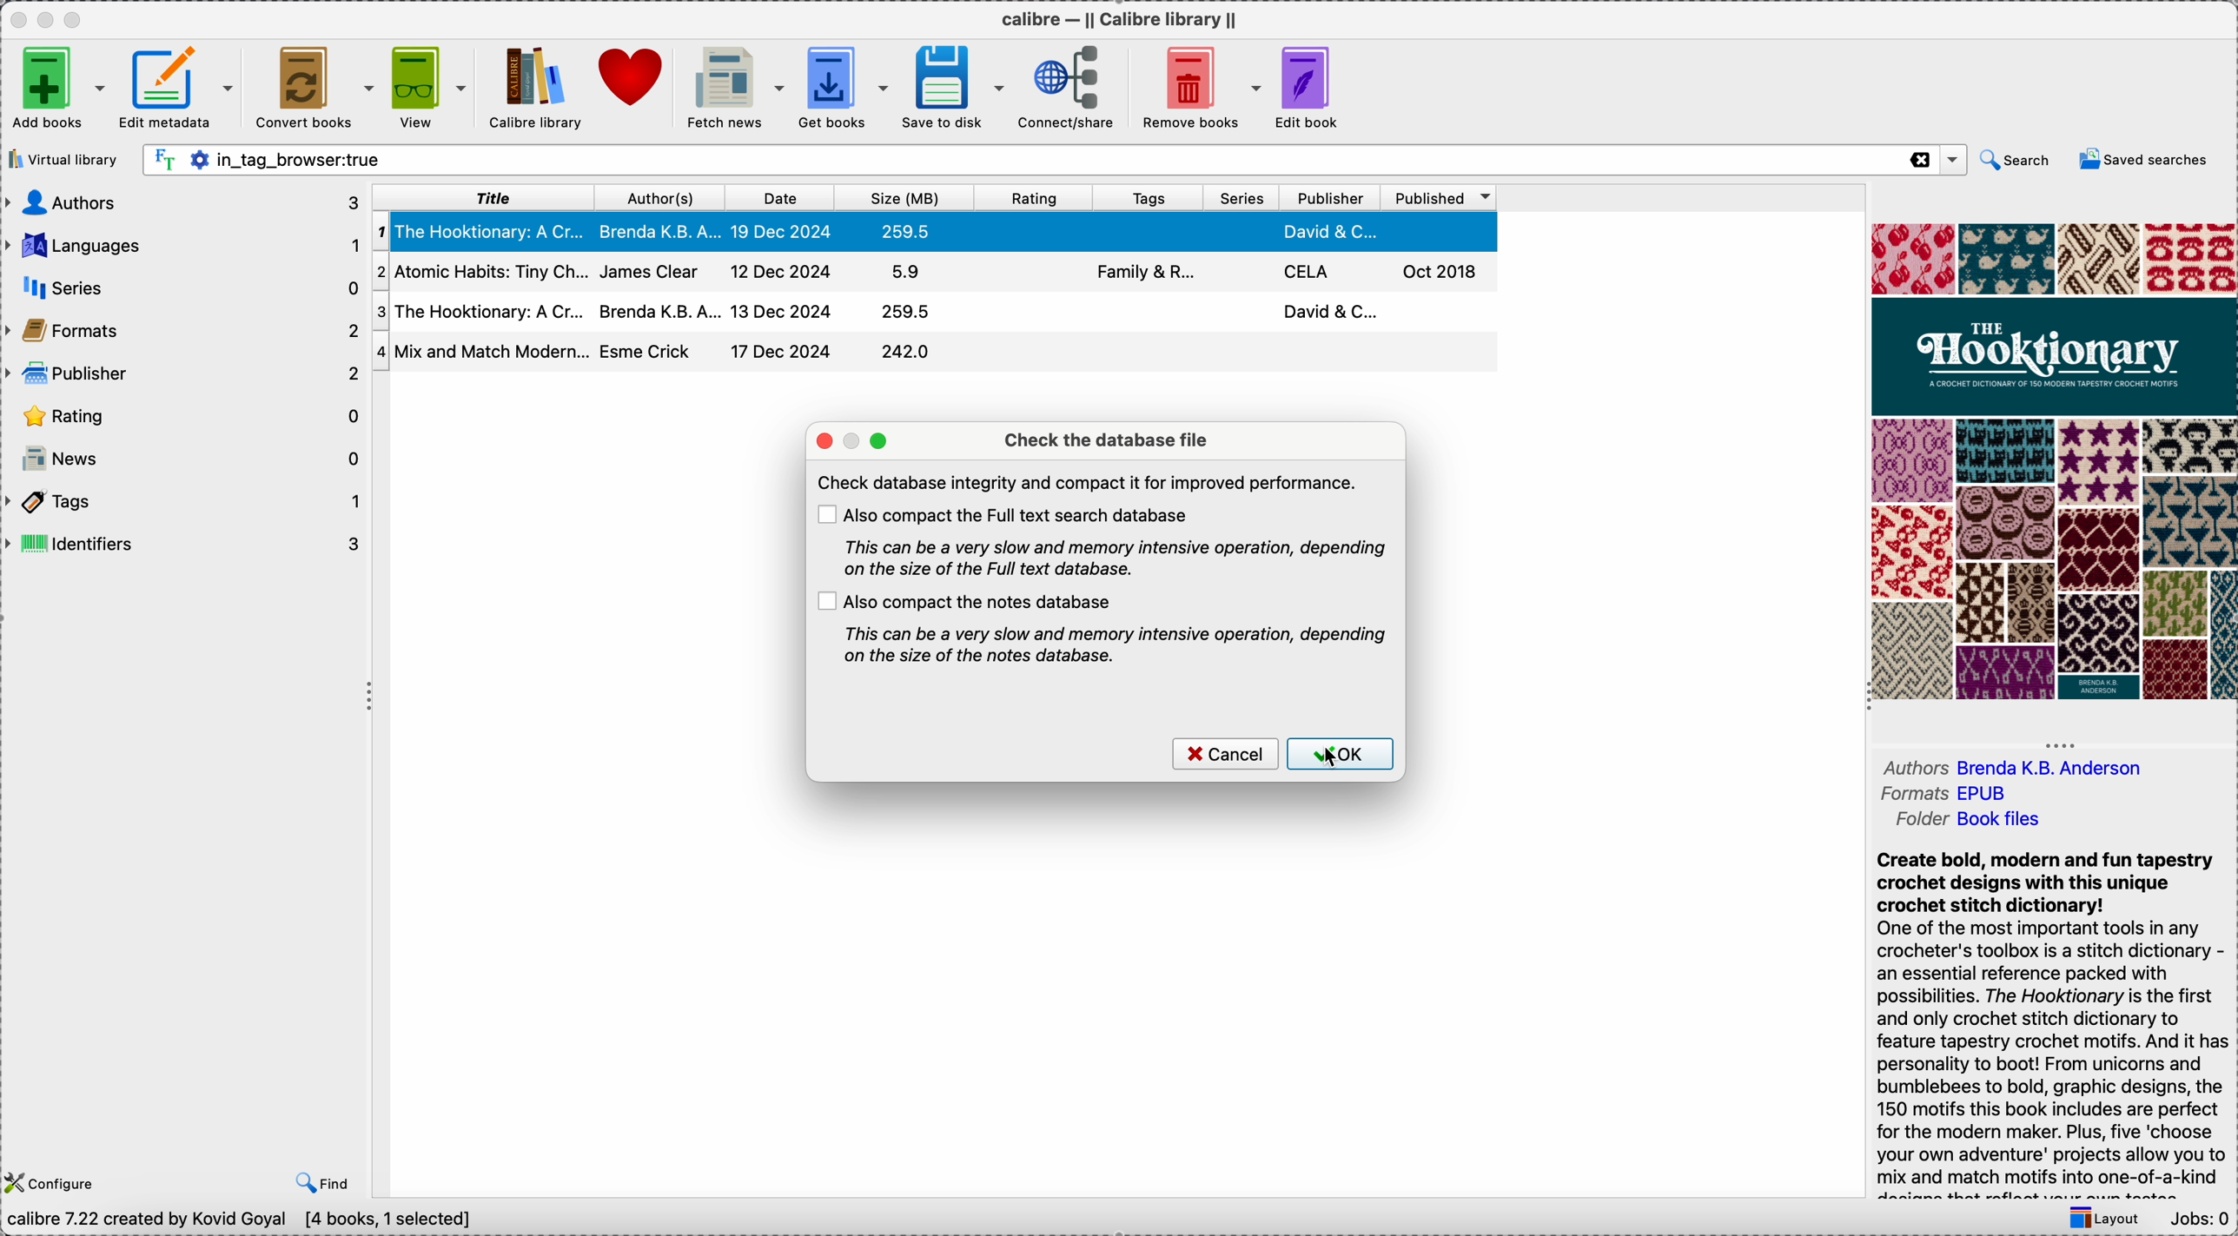 Image resolution: width=2238 pixels, height=1236 pixels. I want to click on edit book, so click(1314, 88).